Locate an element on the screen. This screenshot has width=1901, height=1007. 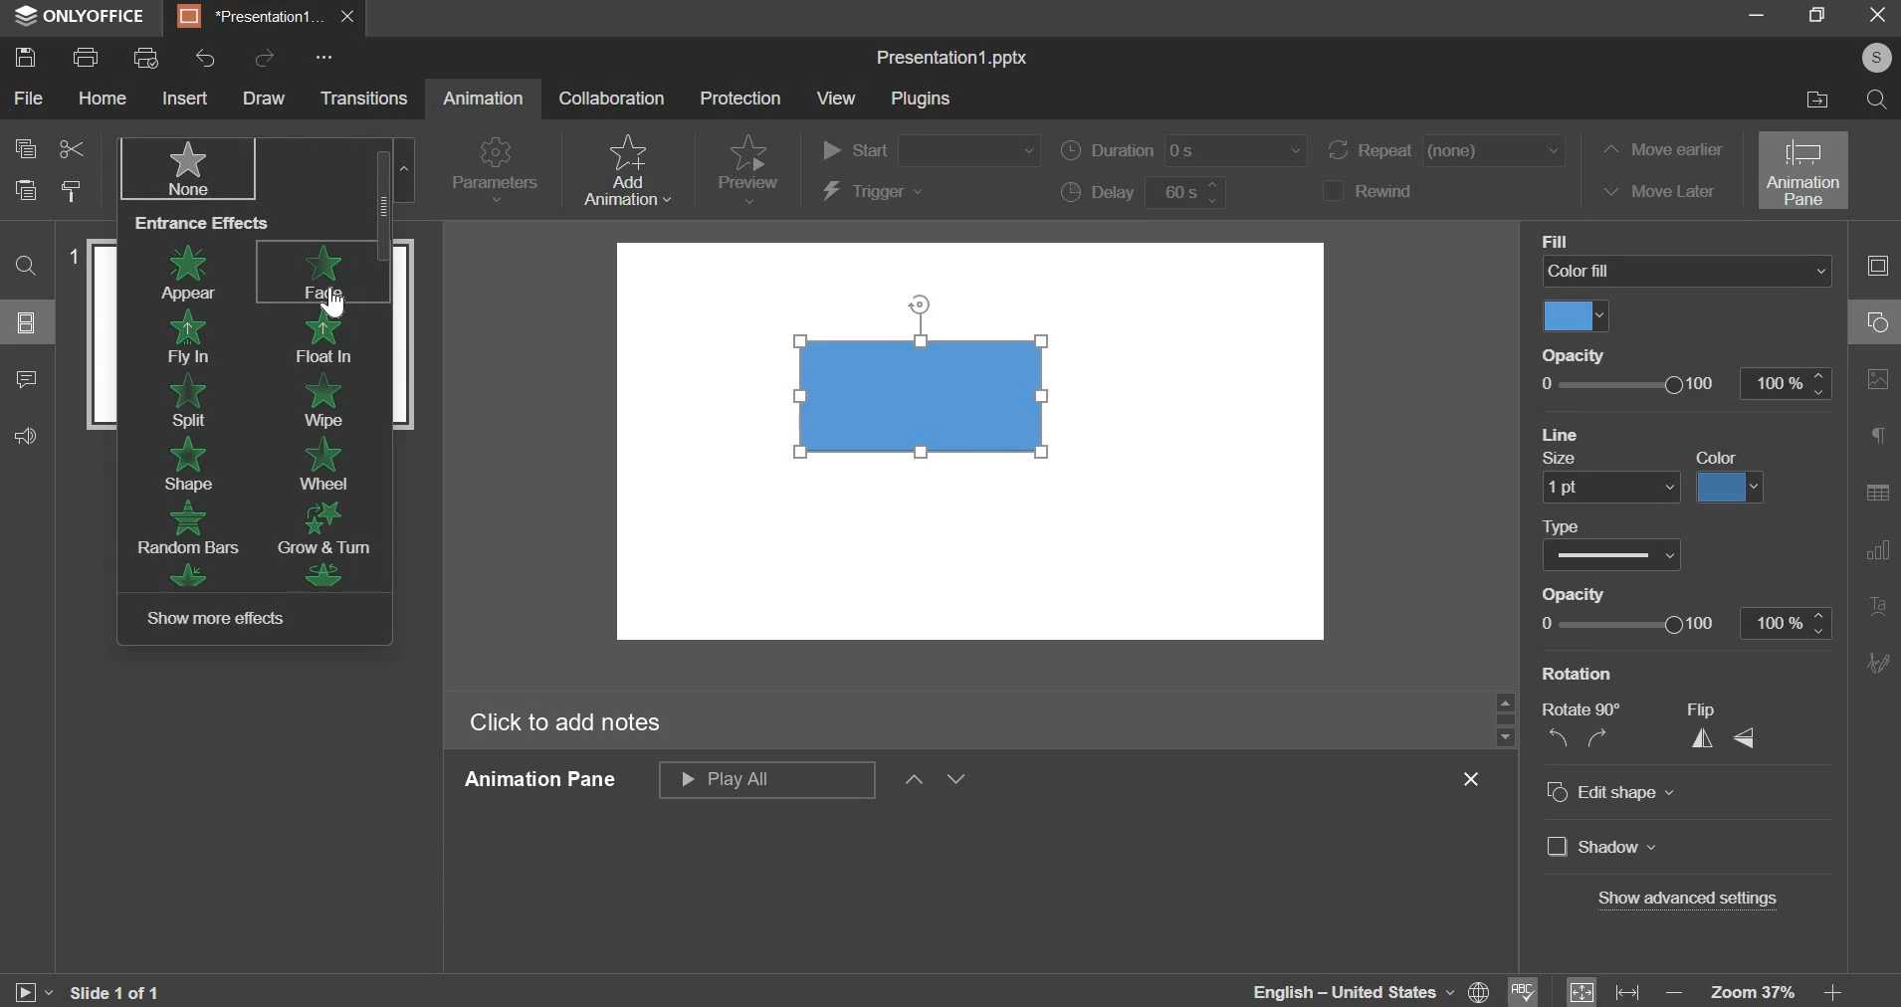
Opacity is located at coordinates (1580, 351).